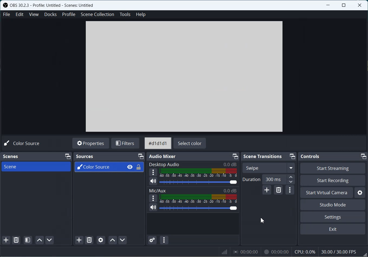 Image resolution: width=368 pixels, height=257 pixels. I want to click on Add Scene, so click(6, 240).